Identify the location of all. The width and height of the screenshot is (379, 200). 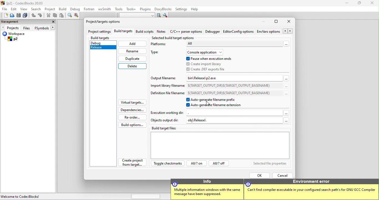
(237, 45).